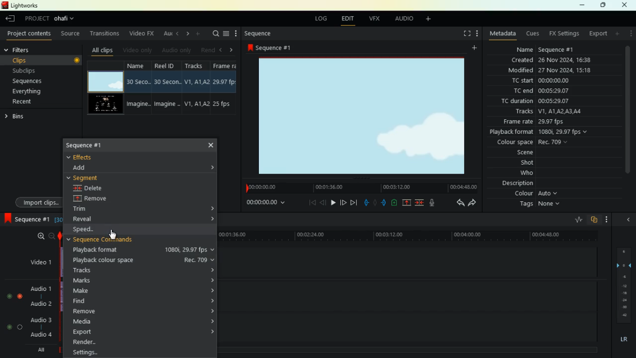 The image size is (636, 358). What do you see at coordinates (144, 271) in the screenshot?
I see `tracks` at bounding box center [144, 271].